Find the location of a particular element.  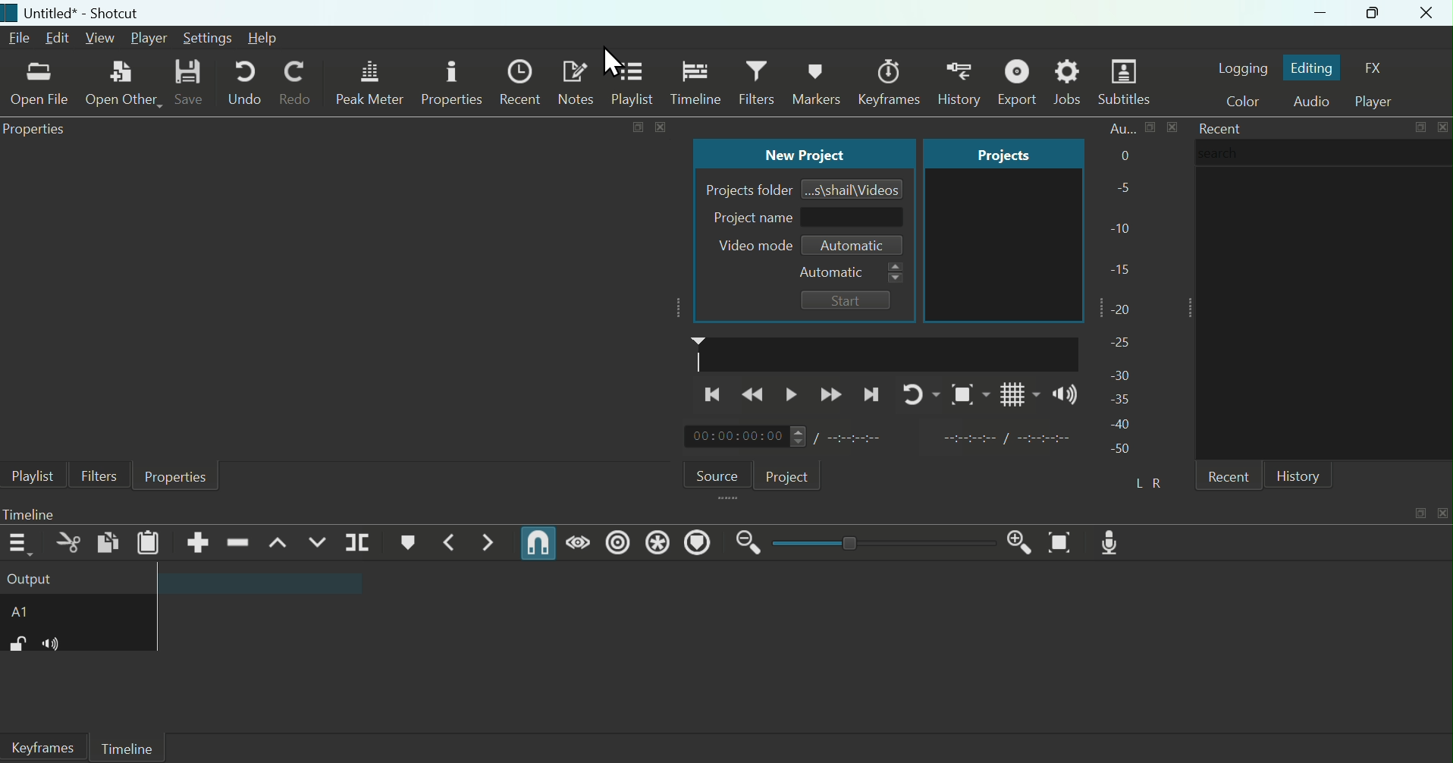

View is located at coordinates (102, 39).